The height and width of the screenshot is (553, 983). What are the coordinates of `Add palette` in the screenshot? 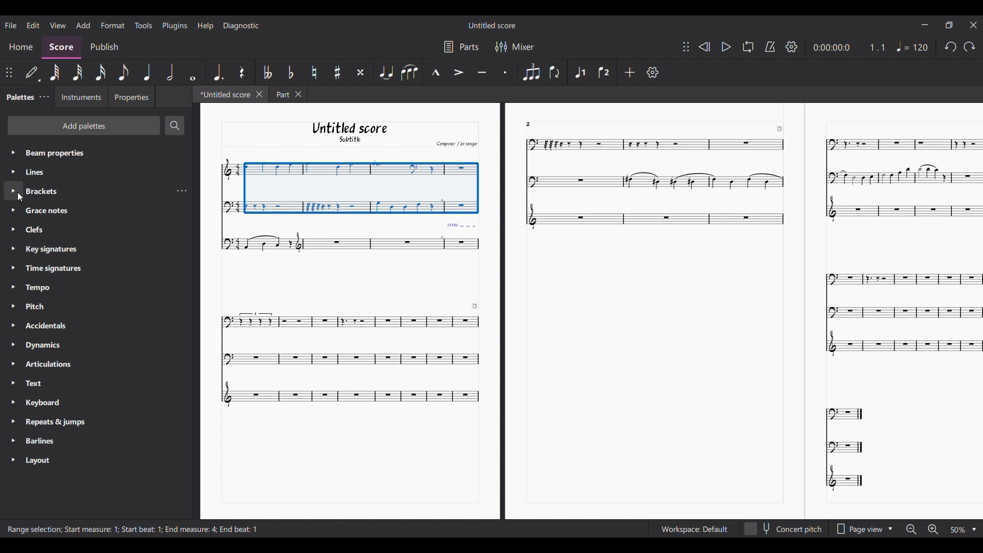 It's located at (84, 125).